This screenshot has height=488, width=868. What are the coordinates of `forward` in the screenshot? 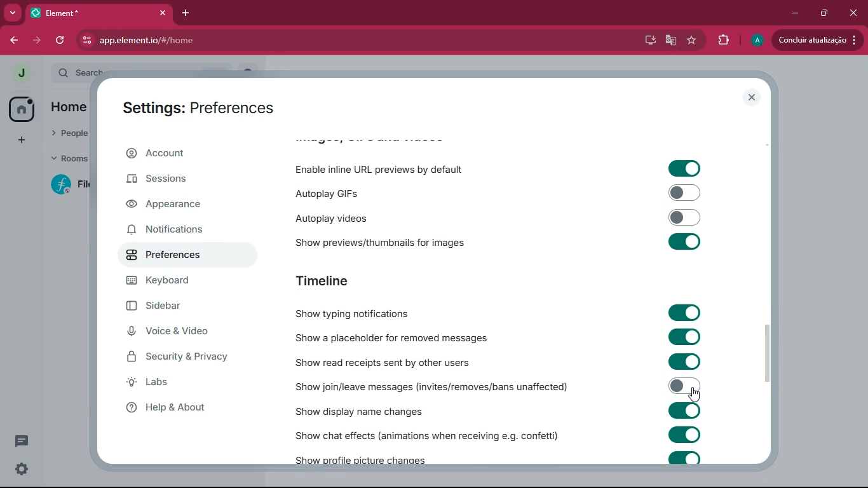 It's located at (37, 43).